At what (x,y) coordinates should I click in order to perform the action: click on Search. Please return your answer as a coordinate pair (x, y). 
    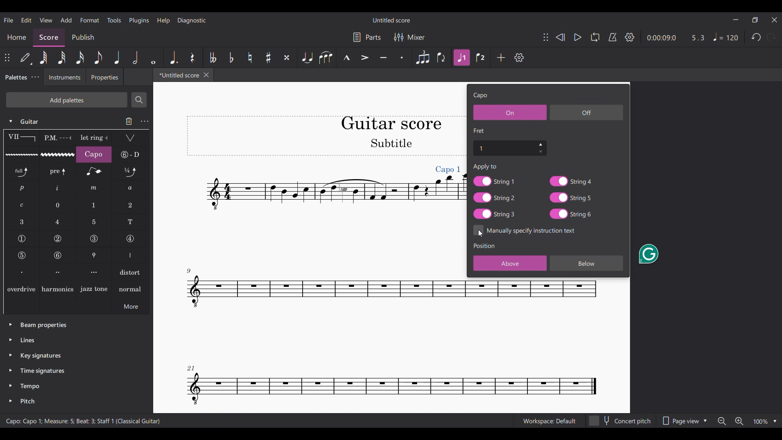
    Looking at the image, I should click on (139, 100).